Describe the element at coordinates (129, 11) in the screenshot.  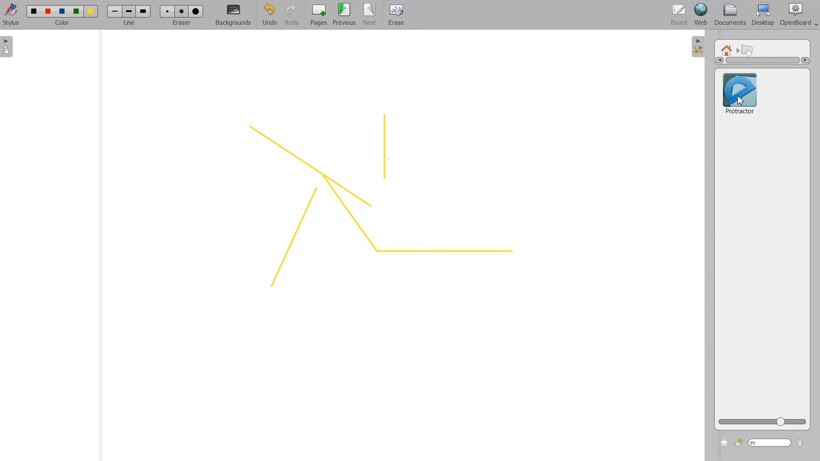
I see `Line` at that location.